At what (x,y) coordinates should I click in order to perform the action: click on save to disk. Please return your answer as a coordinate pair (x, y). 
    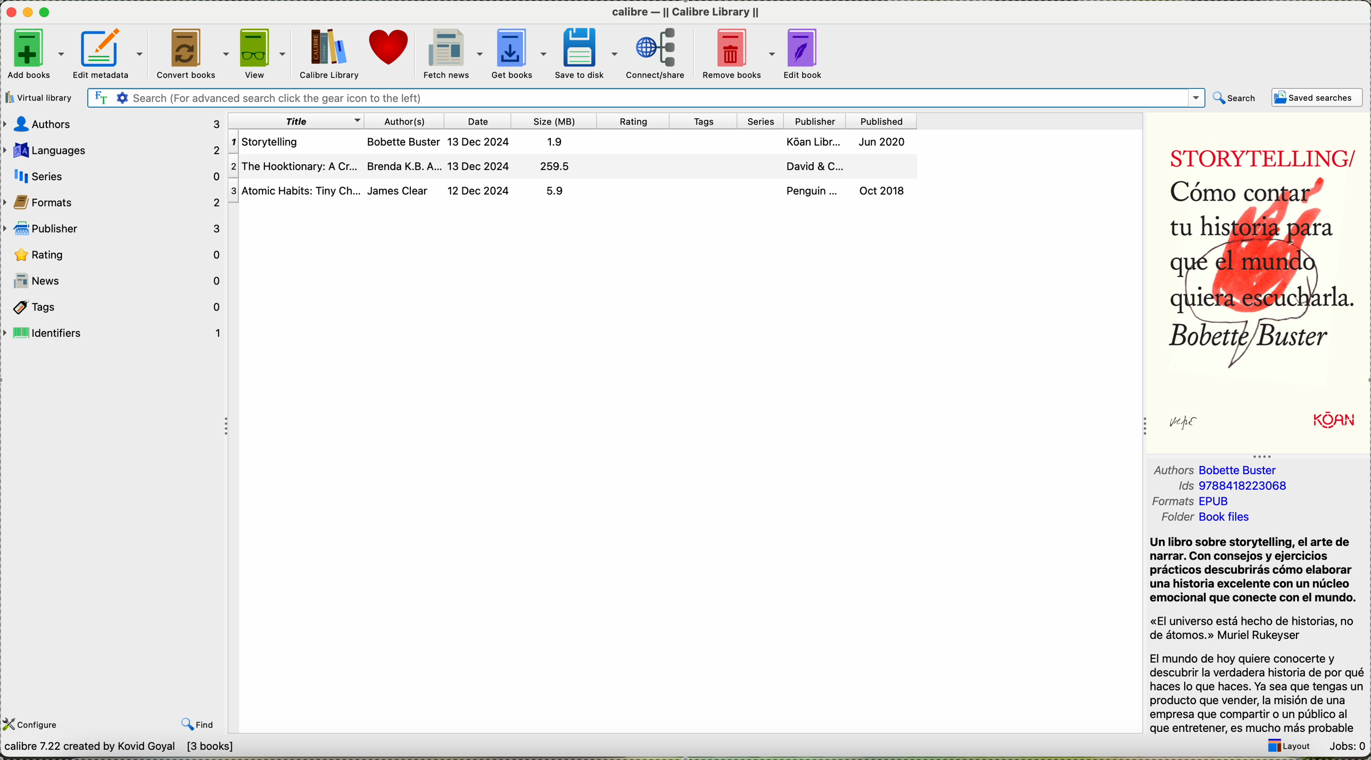
    Looking at the image, I should click on (586, 53).